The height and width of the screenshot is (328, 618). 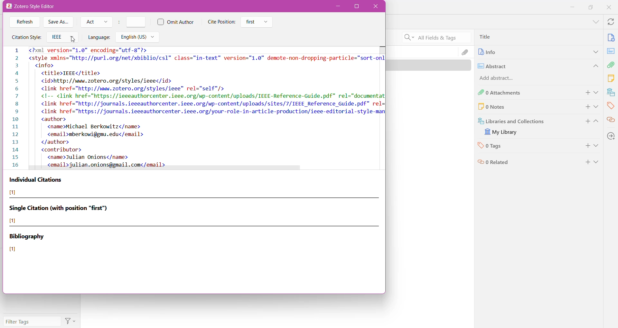 What do you see at coordinates (176, 22) in the screenshot?
I see `Omit Author - enable/disable` at bounding box center [176, 22].